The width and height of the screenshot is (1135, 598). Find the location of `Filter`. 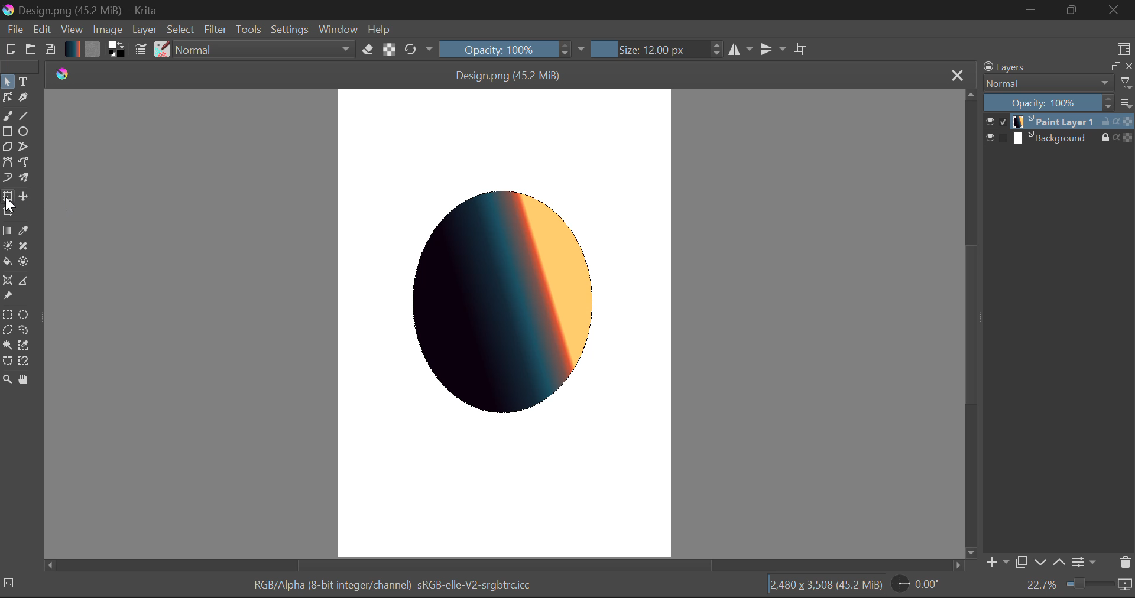

Filter is located at coordinates (216, 30).